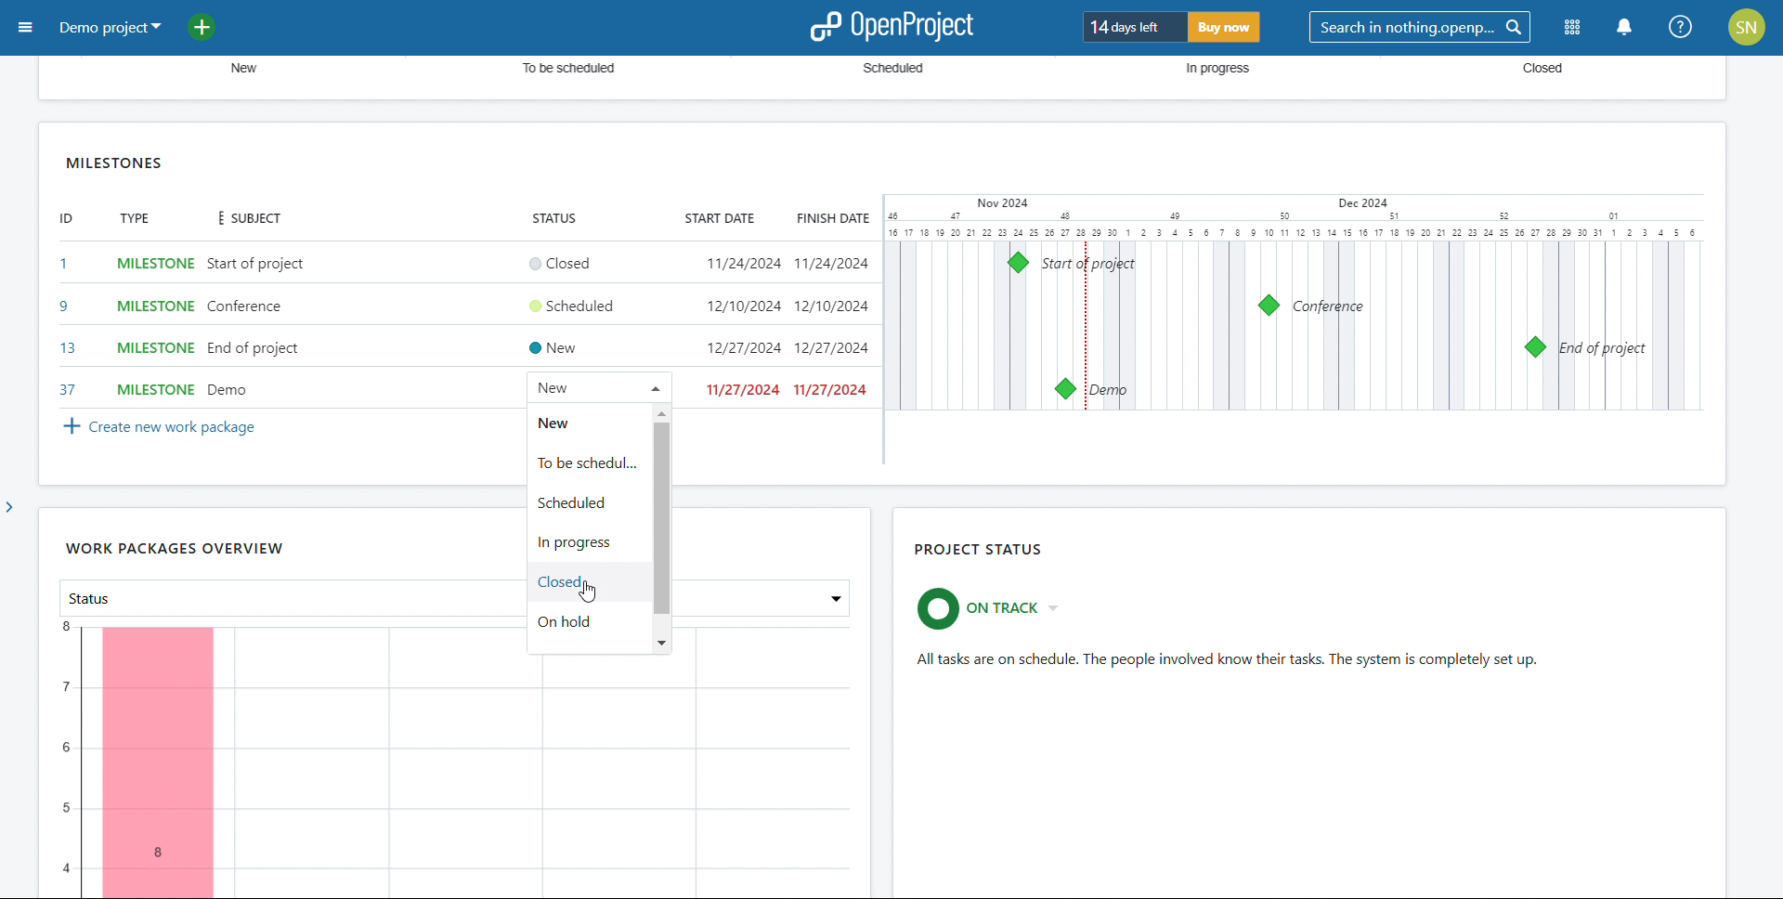  Describe the element at coordinates (574, 323) in the screenshot. I see `set status` at that location.